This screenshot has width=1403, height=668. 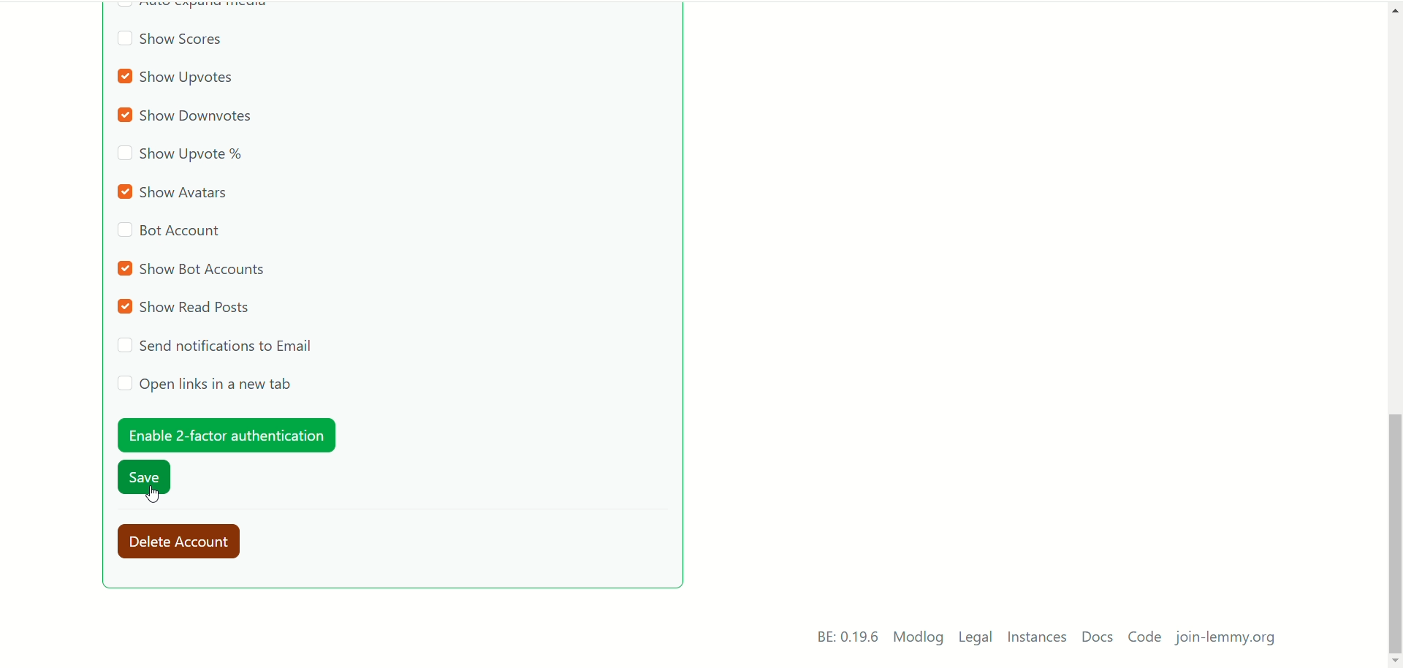 What do you see at coordinates (1097, 637) in the screenshot?
I see `docs` at bounding box center [1097, 637].